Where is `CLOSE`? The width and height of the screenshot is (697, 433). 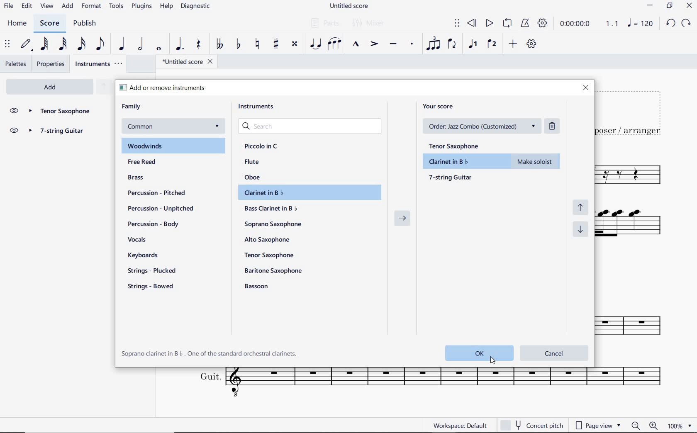 CLOSE is located at coordinates (689, 6).